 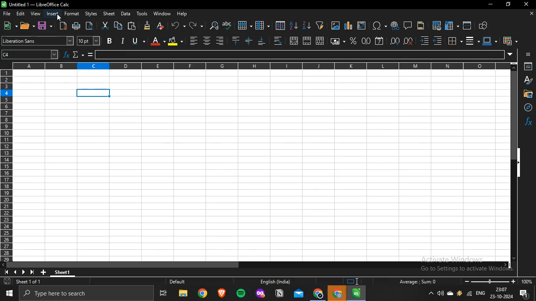 I want to click on winamp agent, so click(x=459, y=296).